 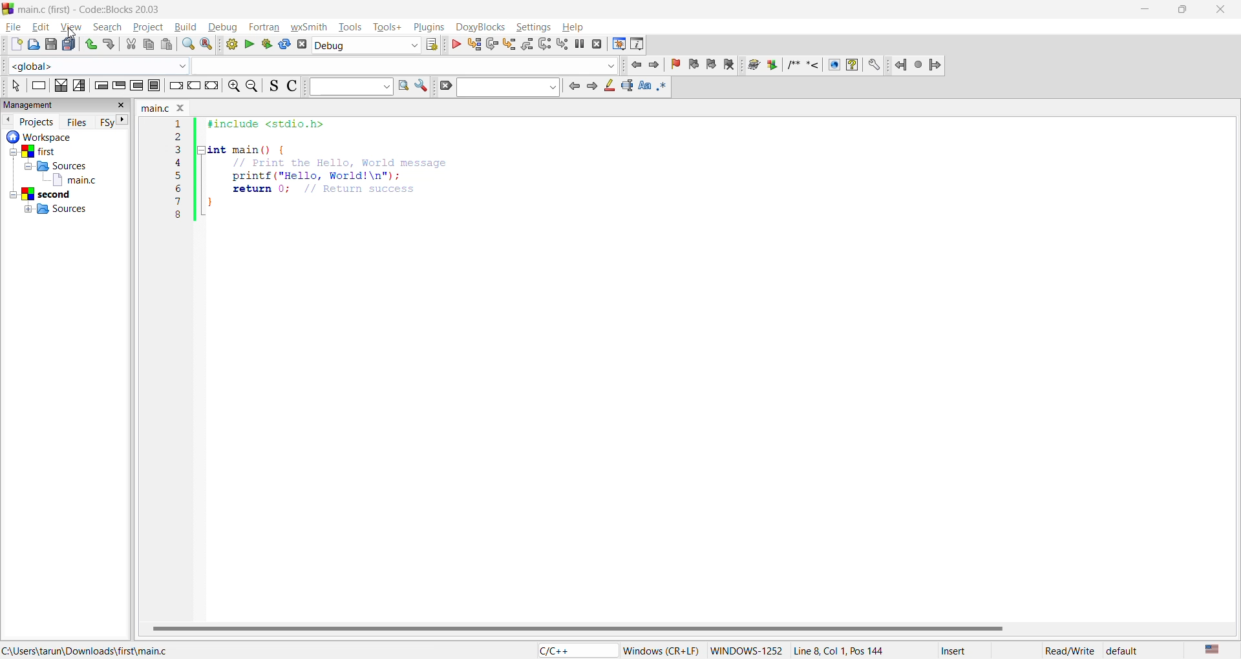 What do you see at coordinates (446, 85) in the screenshot?
I see `clear` at bounding box center [446, 85].